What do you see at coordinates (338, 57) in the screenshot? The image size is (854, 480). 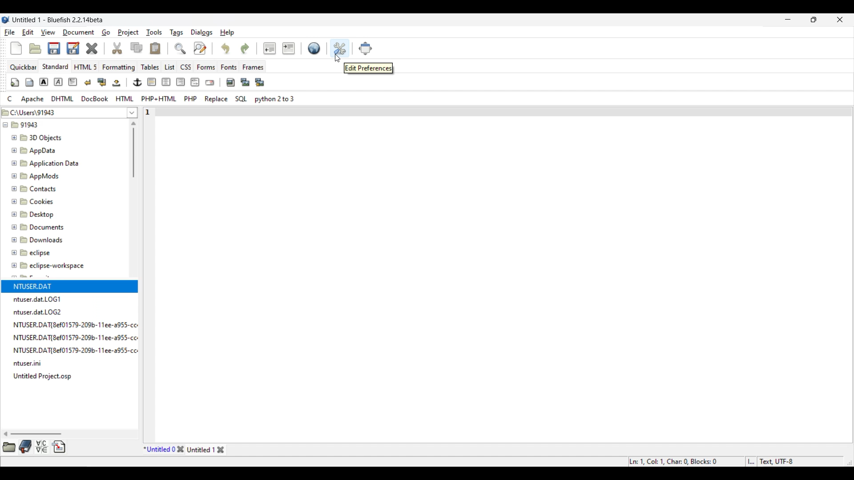 I see `cursor` at bounding box center [338, 57].